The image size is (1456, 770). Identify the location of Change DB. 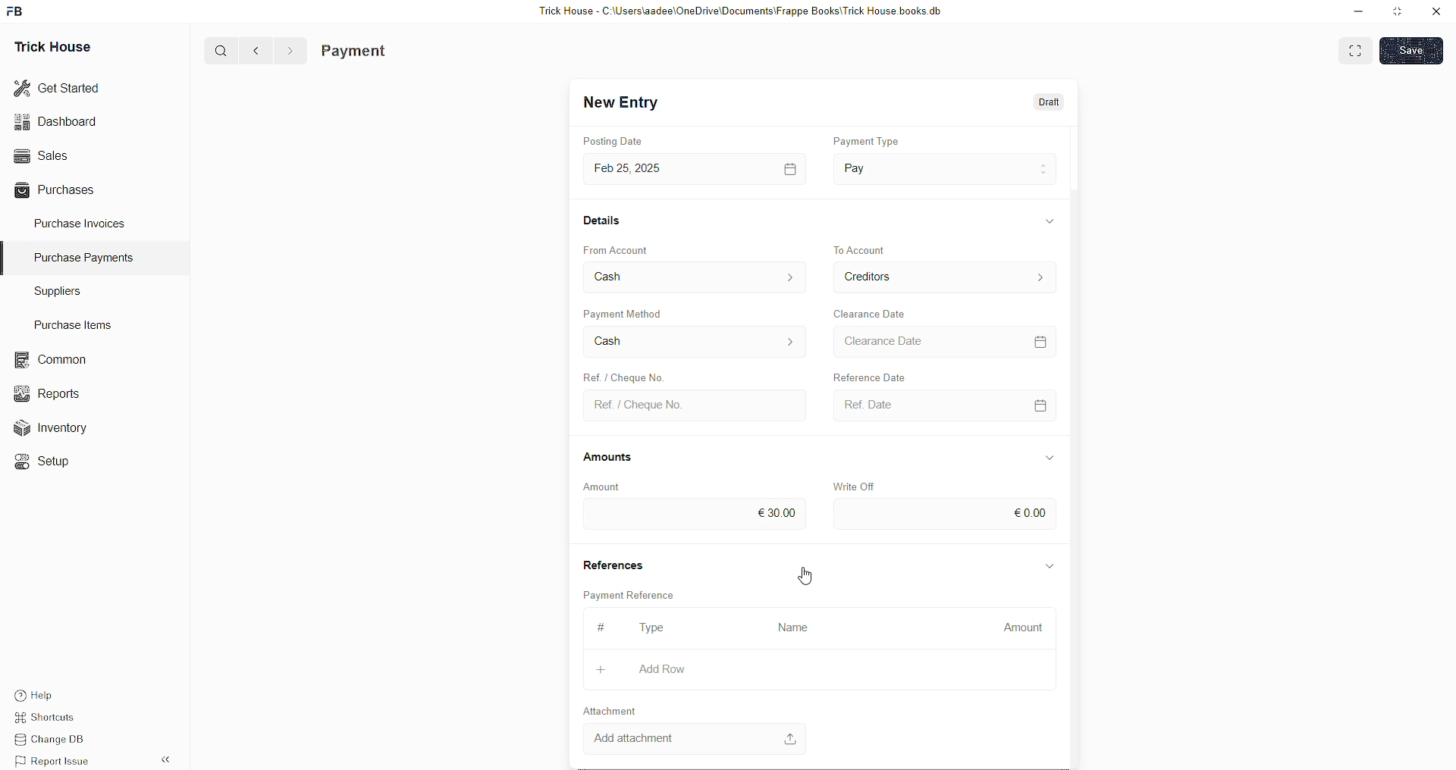
(58, 740).